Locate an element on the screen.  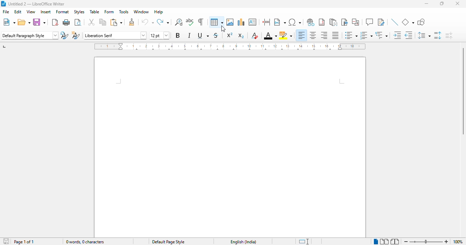
decrease indent is located at coordinates (409, 35).